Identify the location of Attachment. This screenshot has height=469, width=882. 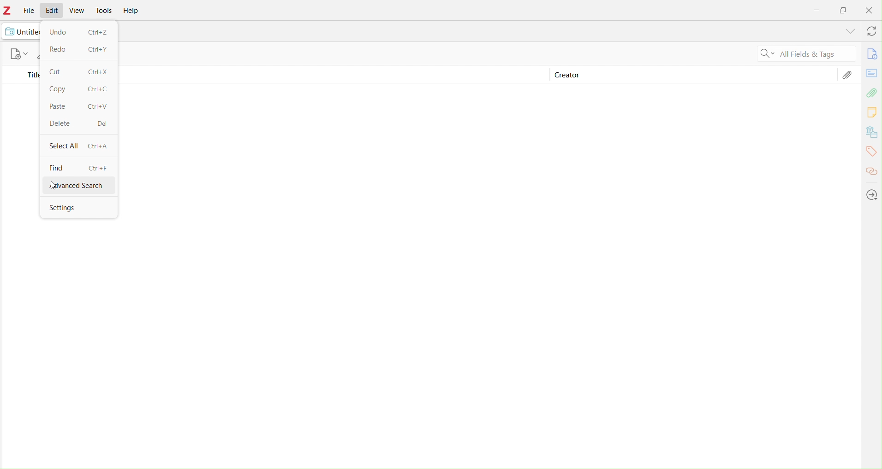
(873, 93).